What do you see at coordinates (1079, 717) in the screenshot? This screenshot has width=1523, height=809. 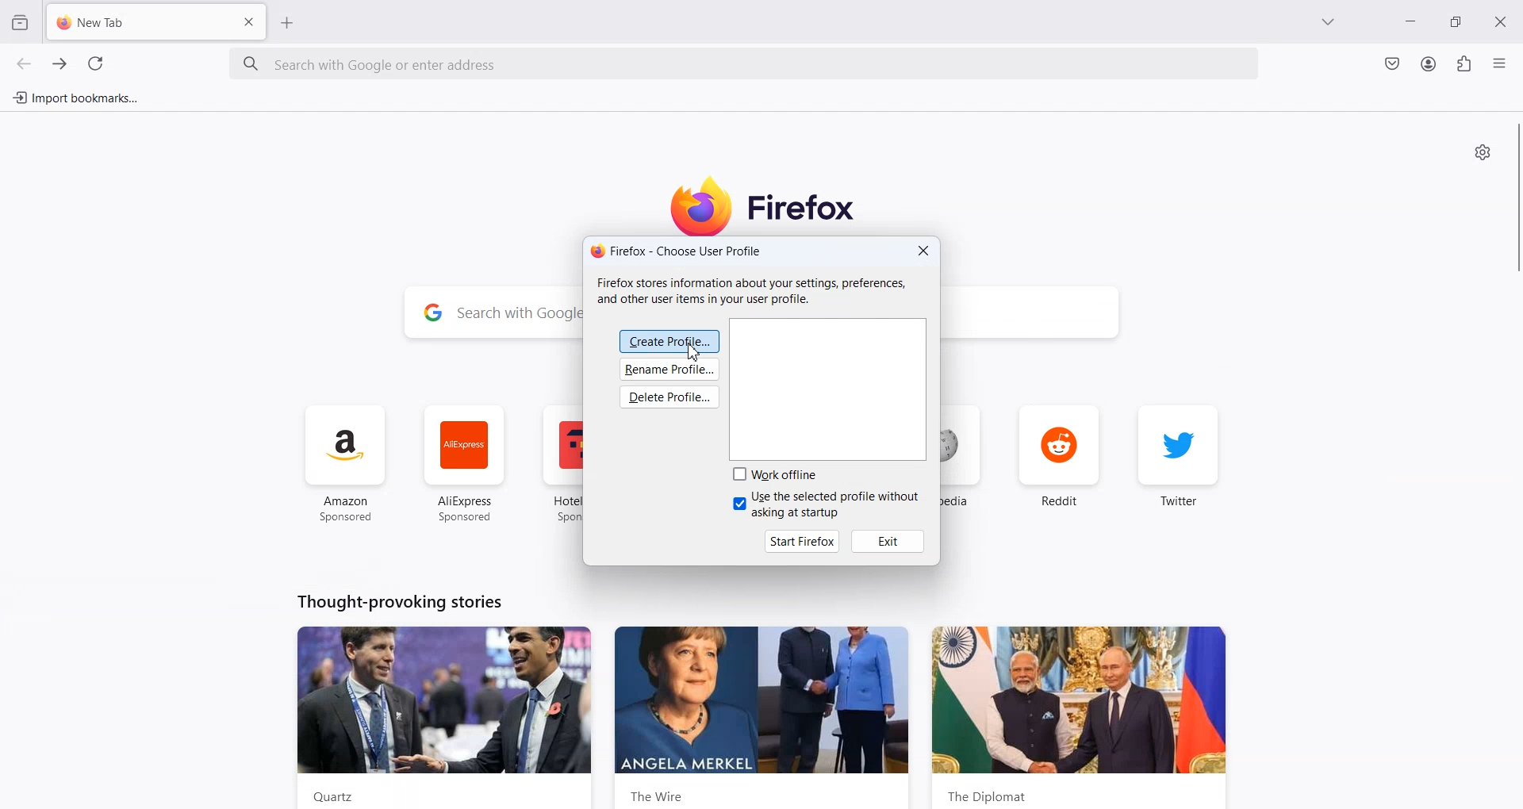 I see `the diplomat` at bounding box center [1079, 717].